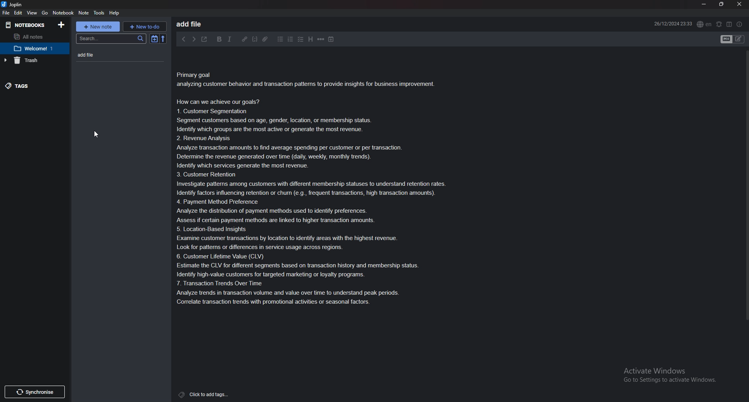  What do you see at coordinates (95, 133) in the screenshot?
I see `cursor` at bounding box center [95, 133].